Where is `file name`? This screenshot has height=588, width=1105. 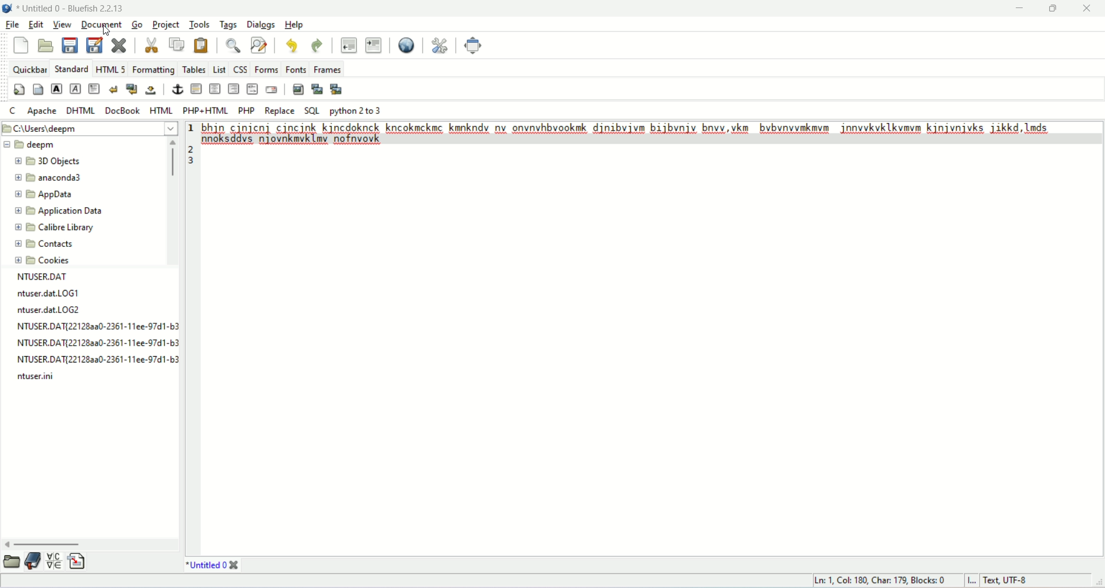
file name is located at coordinates (49, 309).